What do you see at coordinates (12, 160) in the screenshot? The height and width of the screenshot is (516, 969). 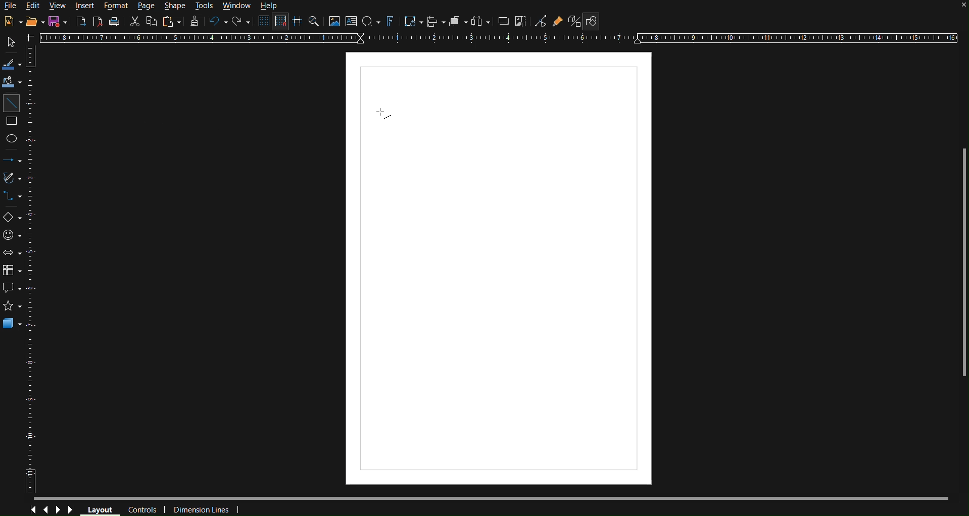 I see `Lines and Arrows` at bounding box center [12, 160].